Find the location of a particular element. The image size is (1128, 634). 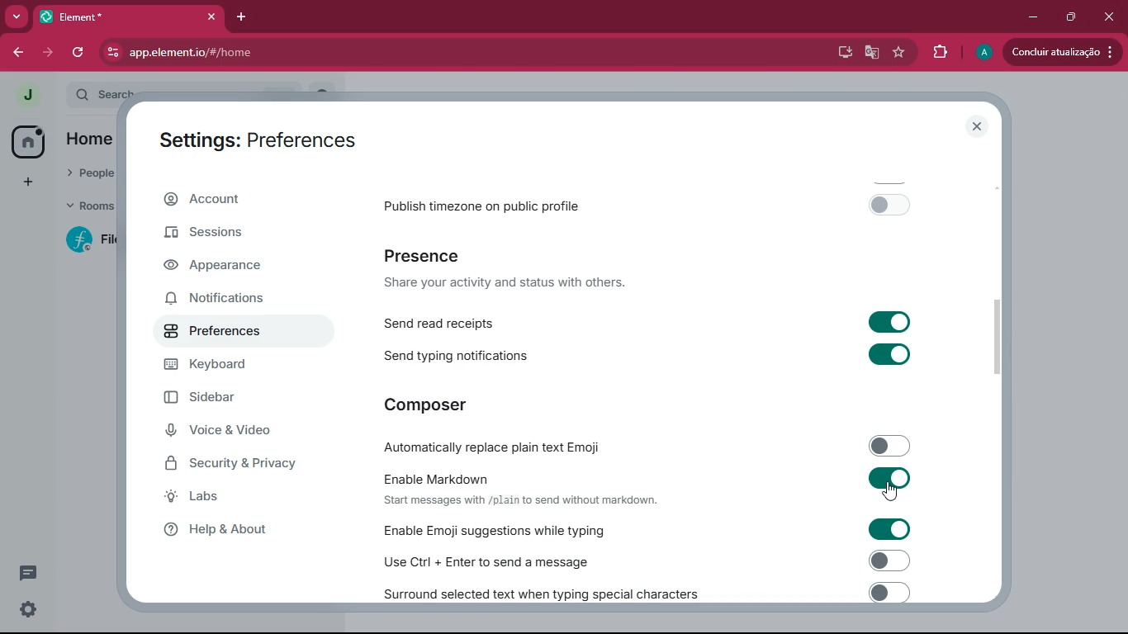

google translate is located at coordinates (872, 54).